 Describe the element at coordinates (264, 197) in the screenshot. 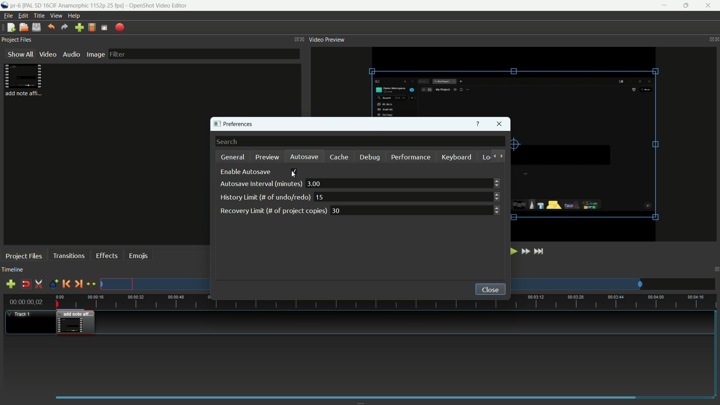

I see `history limit` at that location.